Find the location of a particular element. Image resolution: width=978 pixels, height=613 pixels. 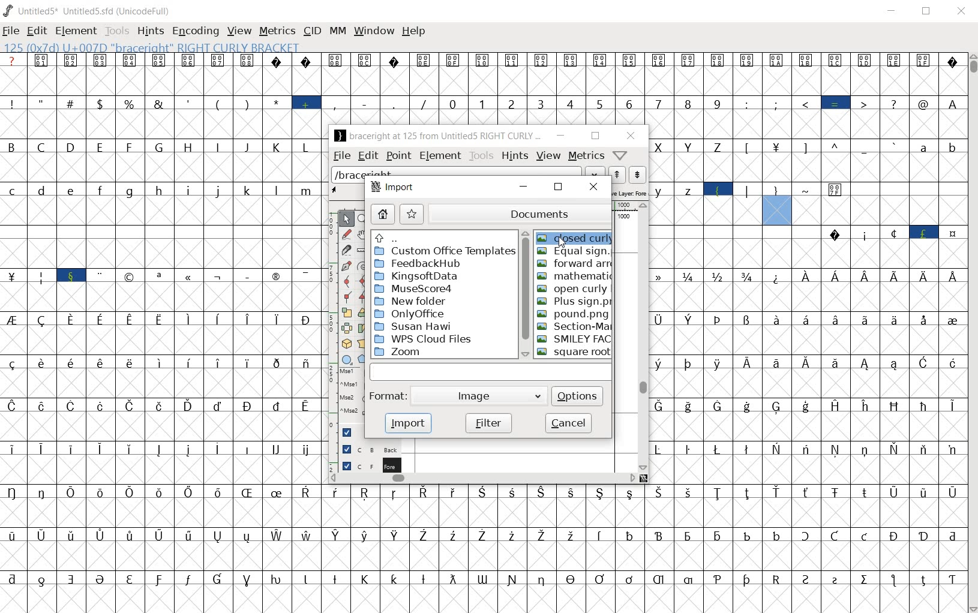

element is located at coordinates (440, 157).